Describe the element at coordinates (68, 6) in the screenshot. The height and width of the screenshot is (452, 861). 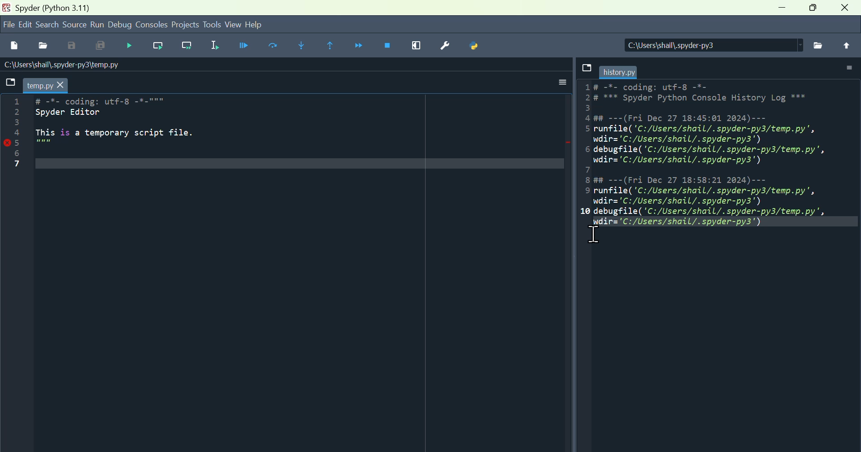
I see `Spider (python 3.11)` at that location.